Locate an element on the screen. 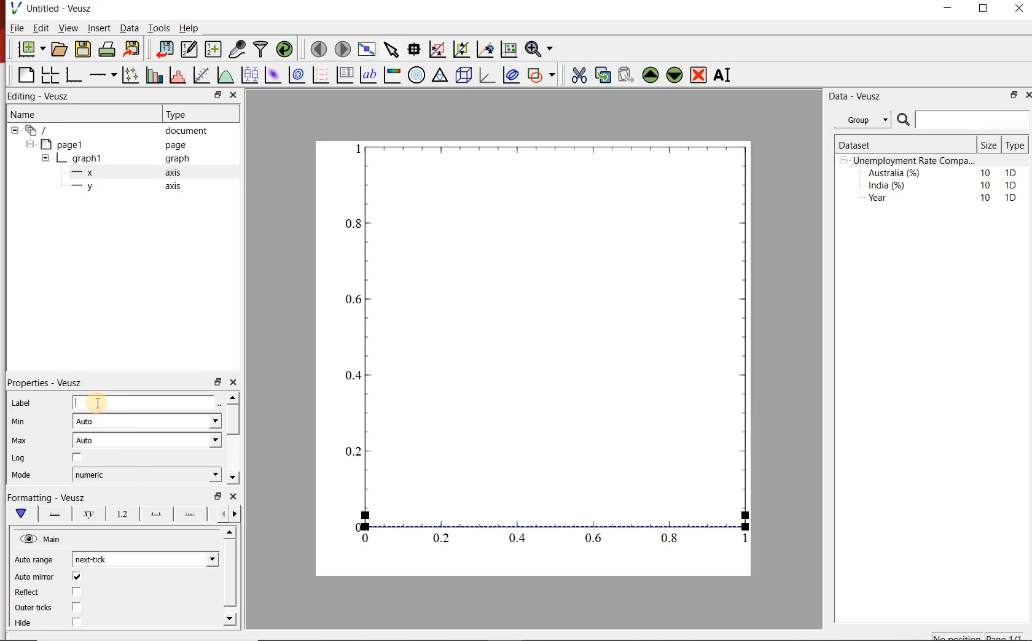 The width and height of the screenshot is (1032, 641). Australia (%) 10 1D is located at coordinates (944, 173).